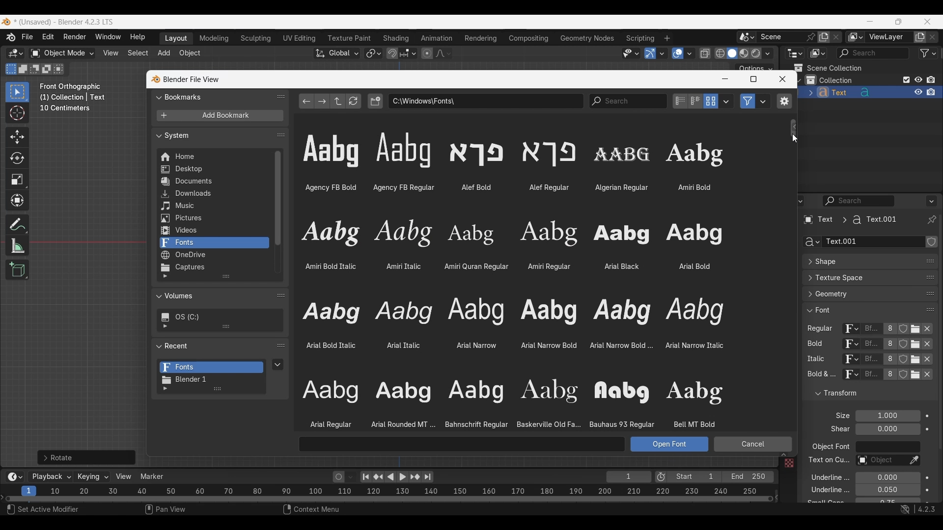 This screenshot has width=943, height=530. What do you see at coordinates (916, 510) in the screenshot?
I see `shortcut` at bounding box center [916, 510].